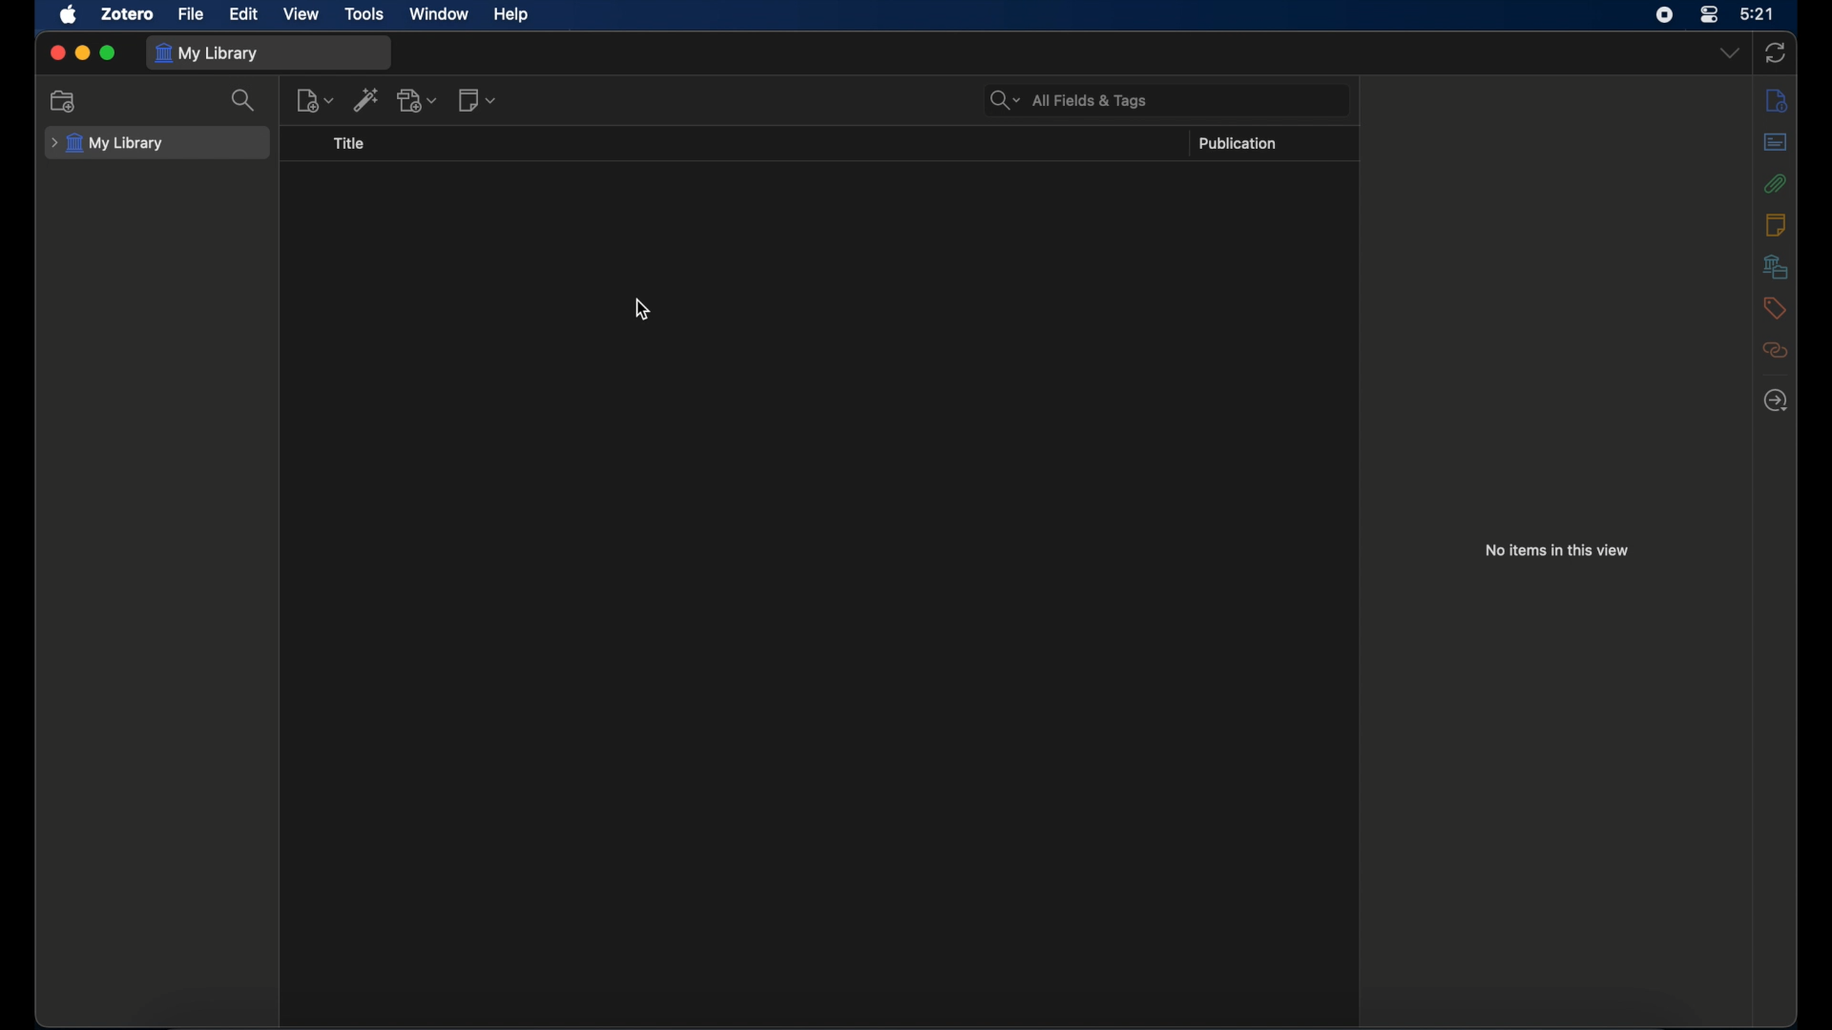 The height and width of the screenshot is (1030, 1832). Describe the element at coordinates (68, 14) in the screenshot. I see `apple icon` at that location.